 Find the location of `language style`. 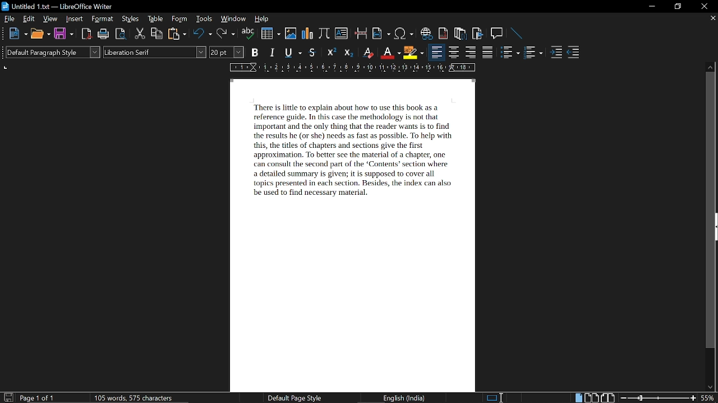

language style is located at coordinates (406, 398).